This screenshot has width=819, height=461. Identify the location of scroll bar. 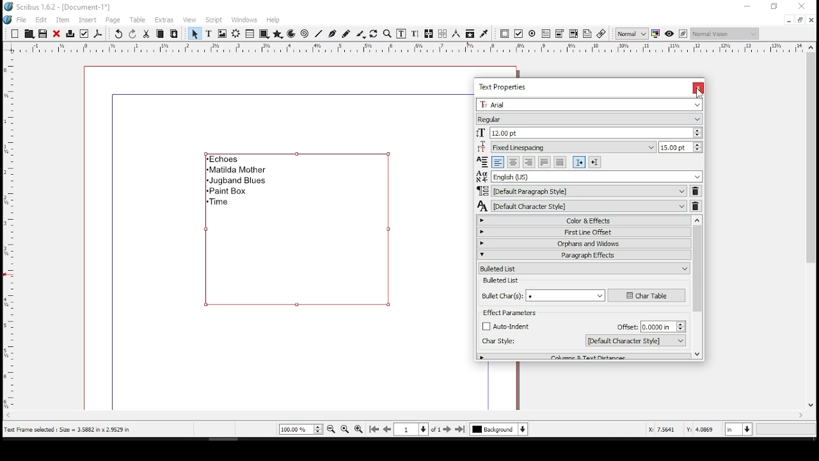
(809, 232).